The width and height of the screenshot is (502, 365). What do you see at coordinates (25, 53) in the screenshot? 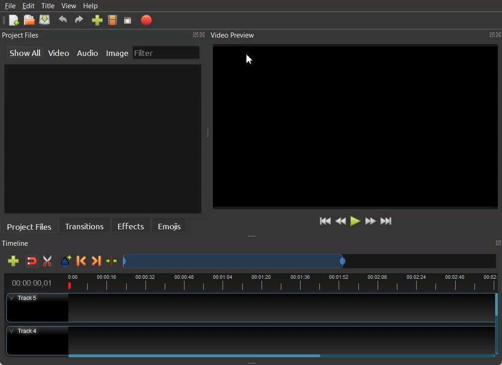
I see `show All` at bounding box center [25, 53].